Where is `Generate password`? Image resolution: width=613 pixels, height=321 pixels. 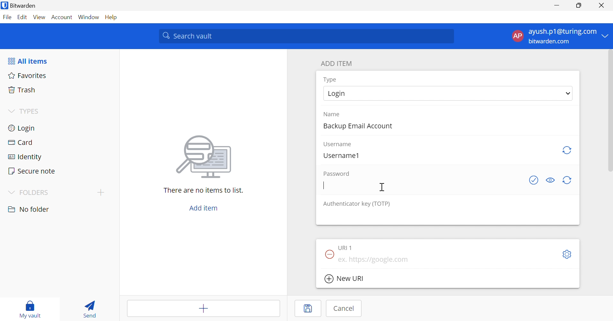
Generate password is located at coordinates (567, 150).